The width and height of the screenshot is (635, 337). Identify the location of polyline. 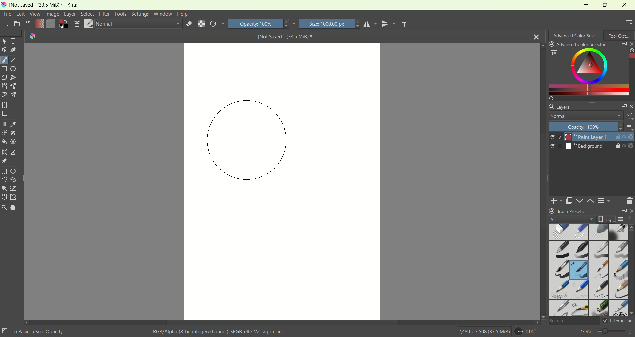
(14, 77).